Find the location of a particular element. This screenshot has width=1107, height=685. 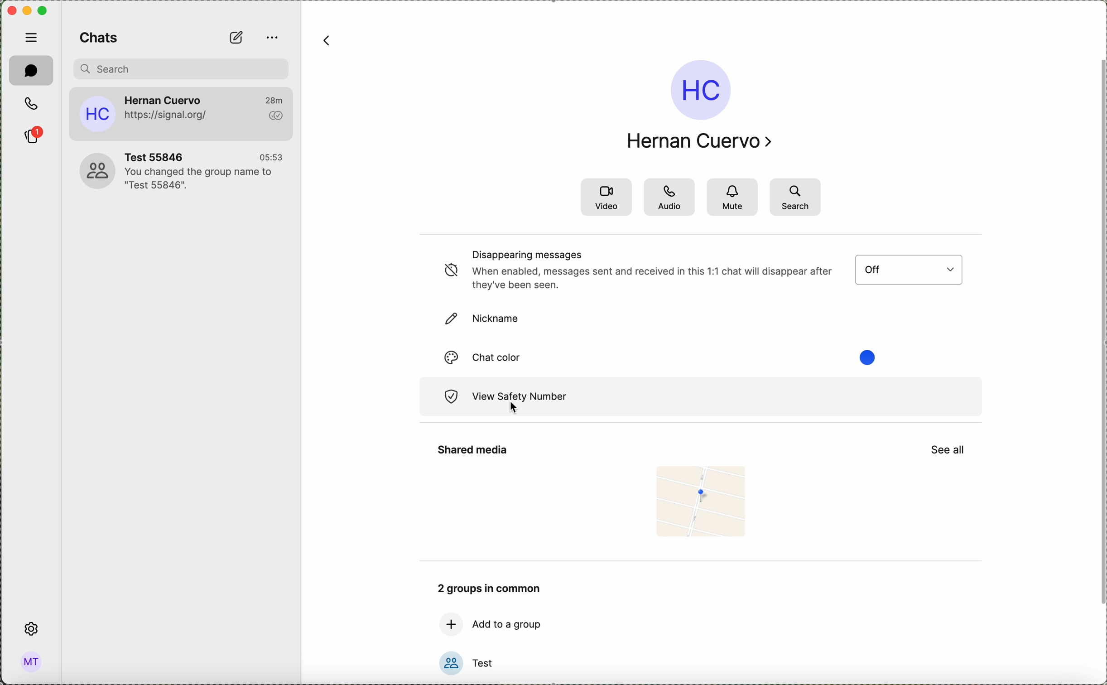

back is located at coordinates (329, 42).